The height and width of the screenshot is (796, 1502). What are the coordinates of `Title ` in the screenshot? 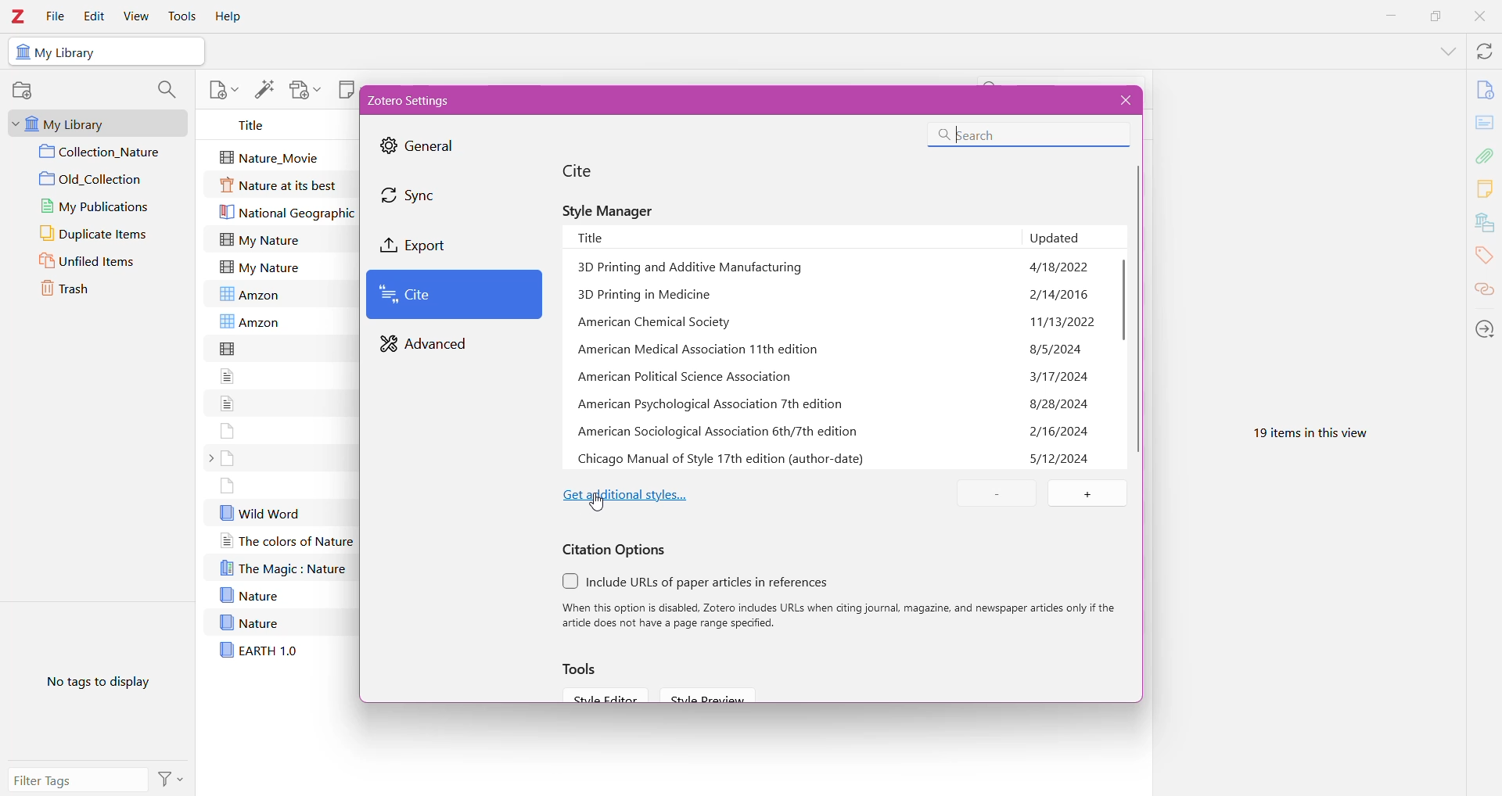 It's located at (257, 125).